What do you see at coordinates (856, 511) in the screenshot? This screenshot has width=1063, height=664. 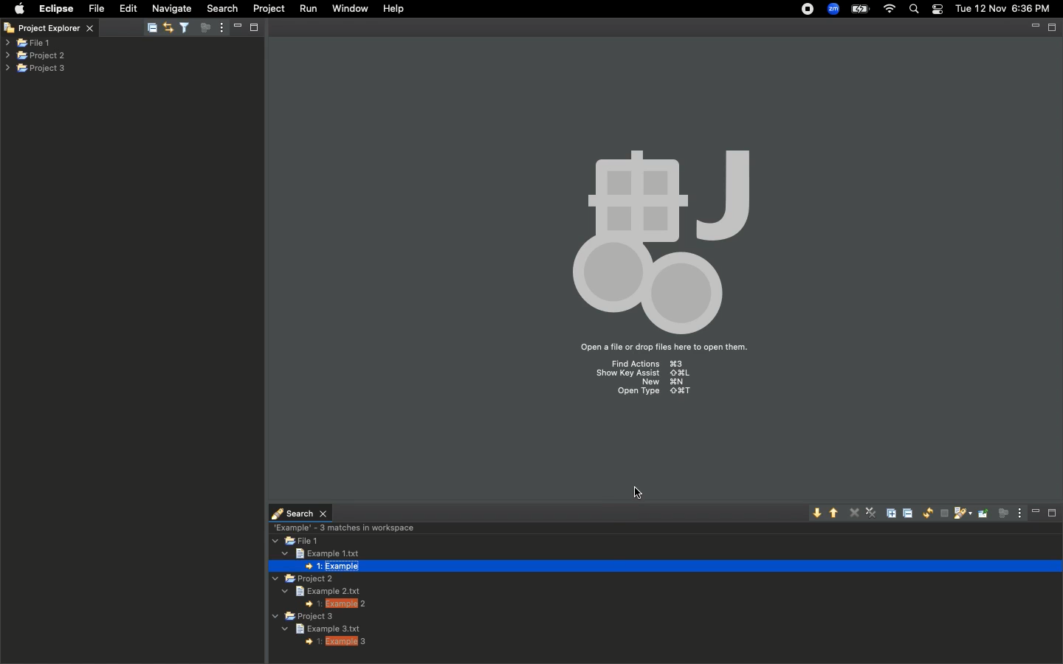 I see `Remove selected matches` at bounding box center [856, 511].